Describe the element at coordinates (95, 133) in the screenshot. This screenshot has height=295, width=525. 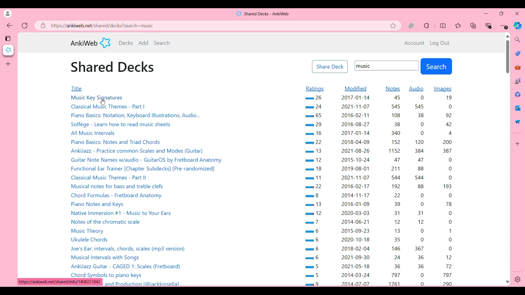
I see `All Music Intervals` at that location.